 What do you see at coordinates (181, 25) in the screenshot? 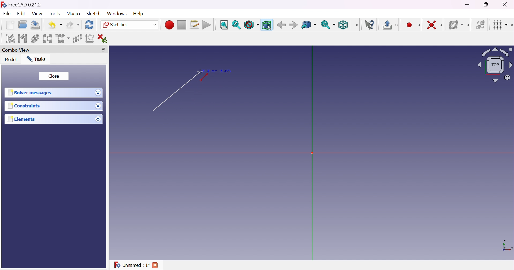
I see `Stop macros recording` at bounding box center [181, 25].